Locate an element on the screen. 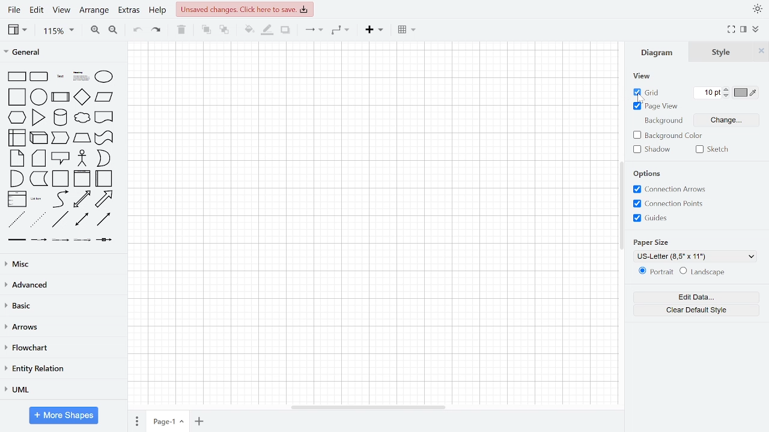 The width and height of the screenshot is (769, 432). arrange is located at coordinates (96, 10).